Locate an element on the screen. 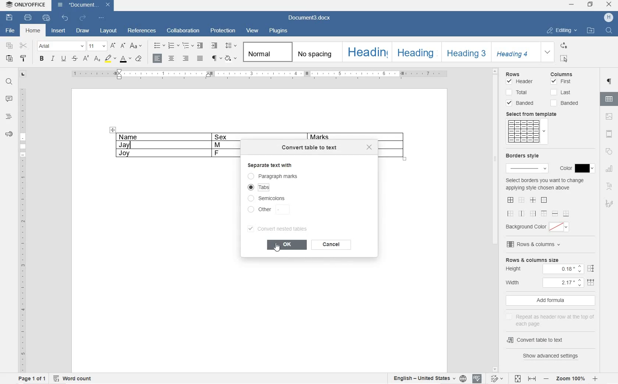 Image resolution: width=618 pixels, height=384 pixels. TRACK CHANGES is located at coordinates (497, 378).